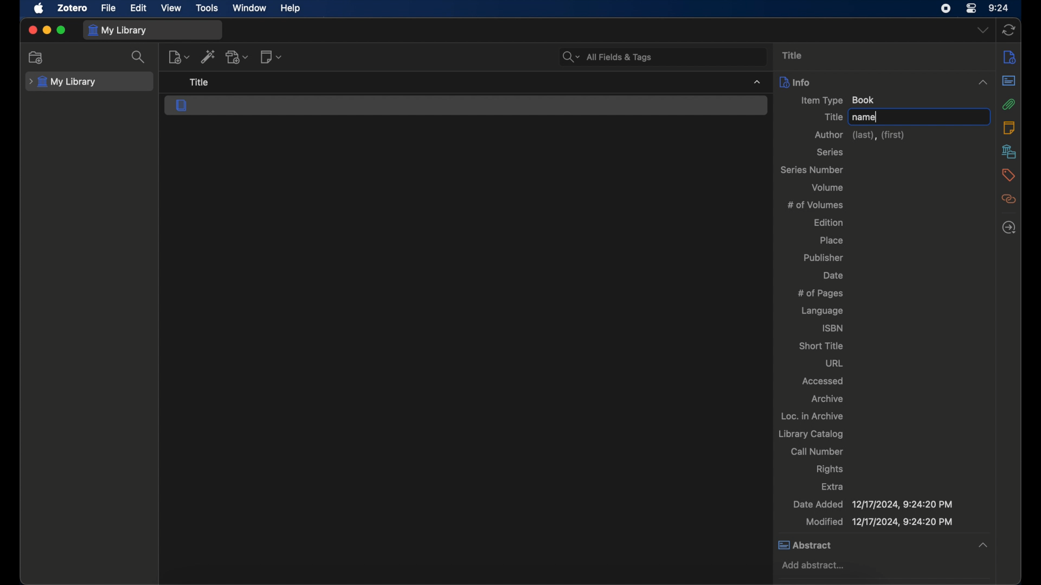 This screenshot has height=585, width=1041. What do you see at coordinates (207, 8) in the screenshot?
I see `tools` at bounding box center [207, 8].